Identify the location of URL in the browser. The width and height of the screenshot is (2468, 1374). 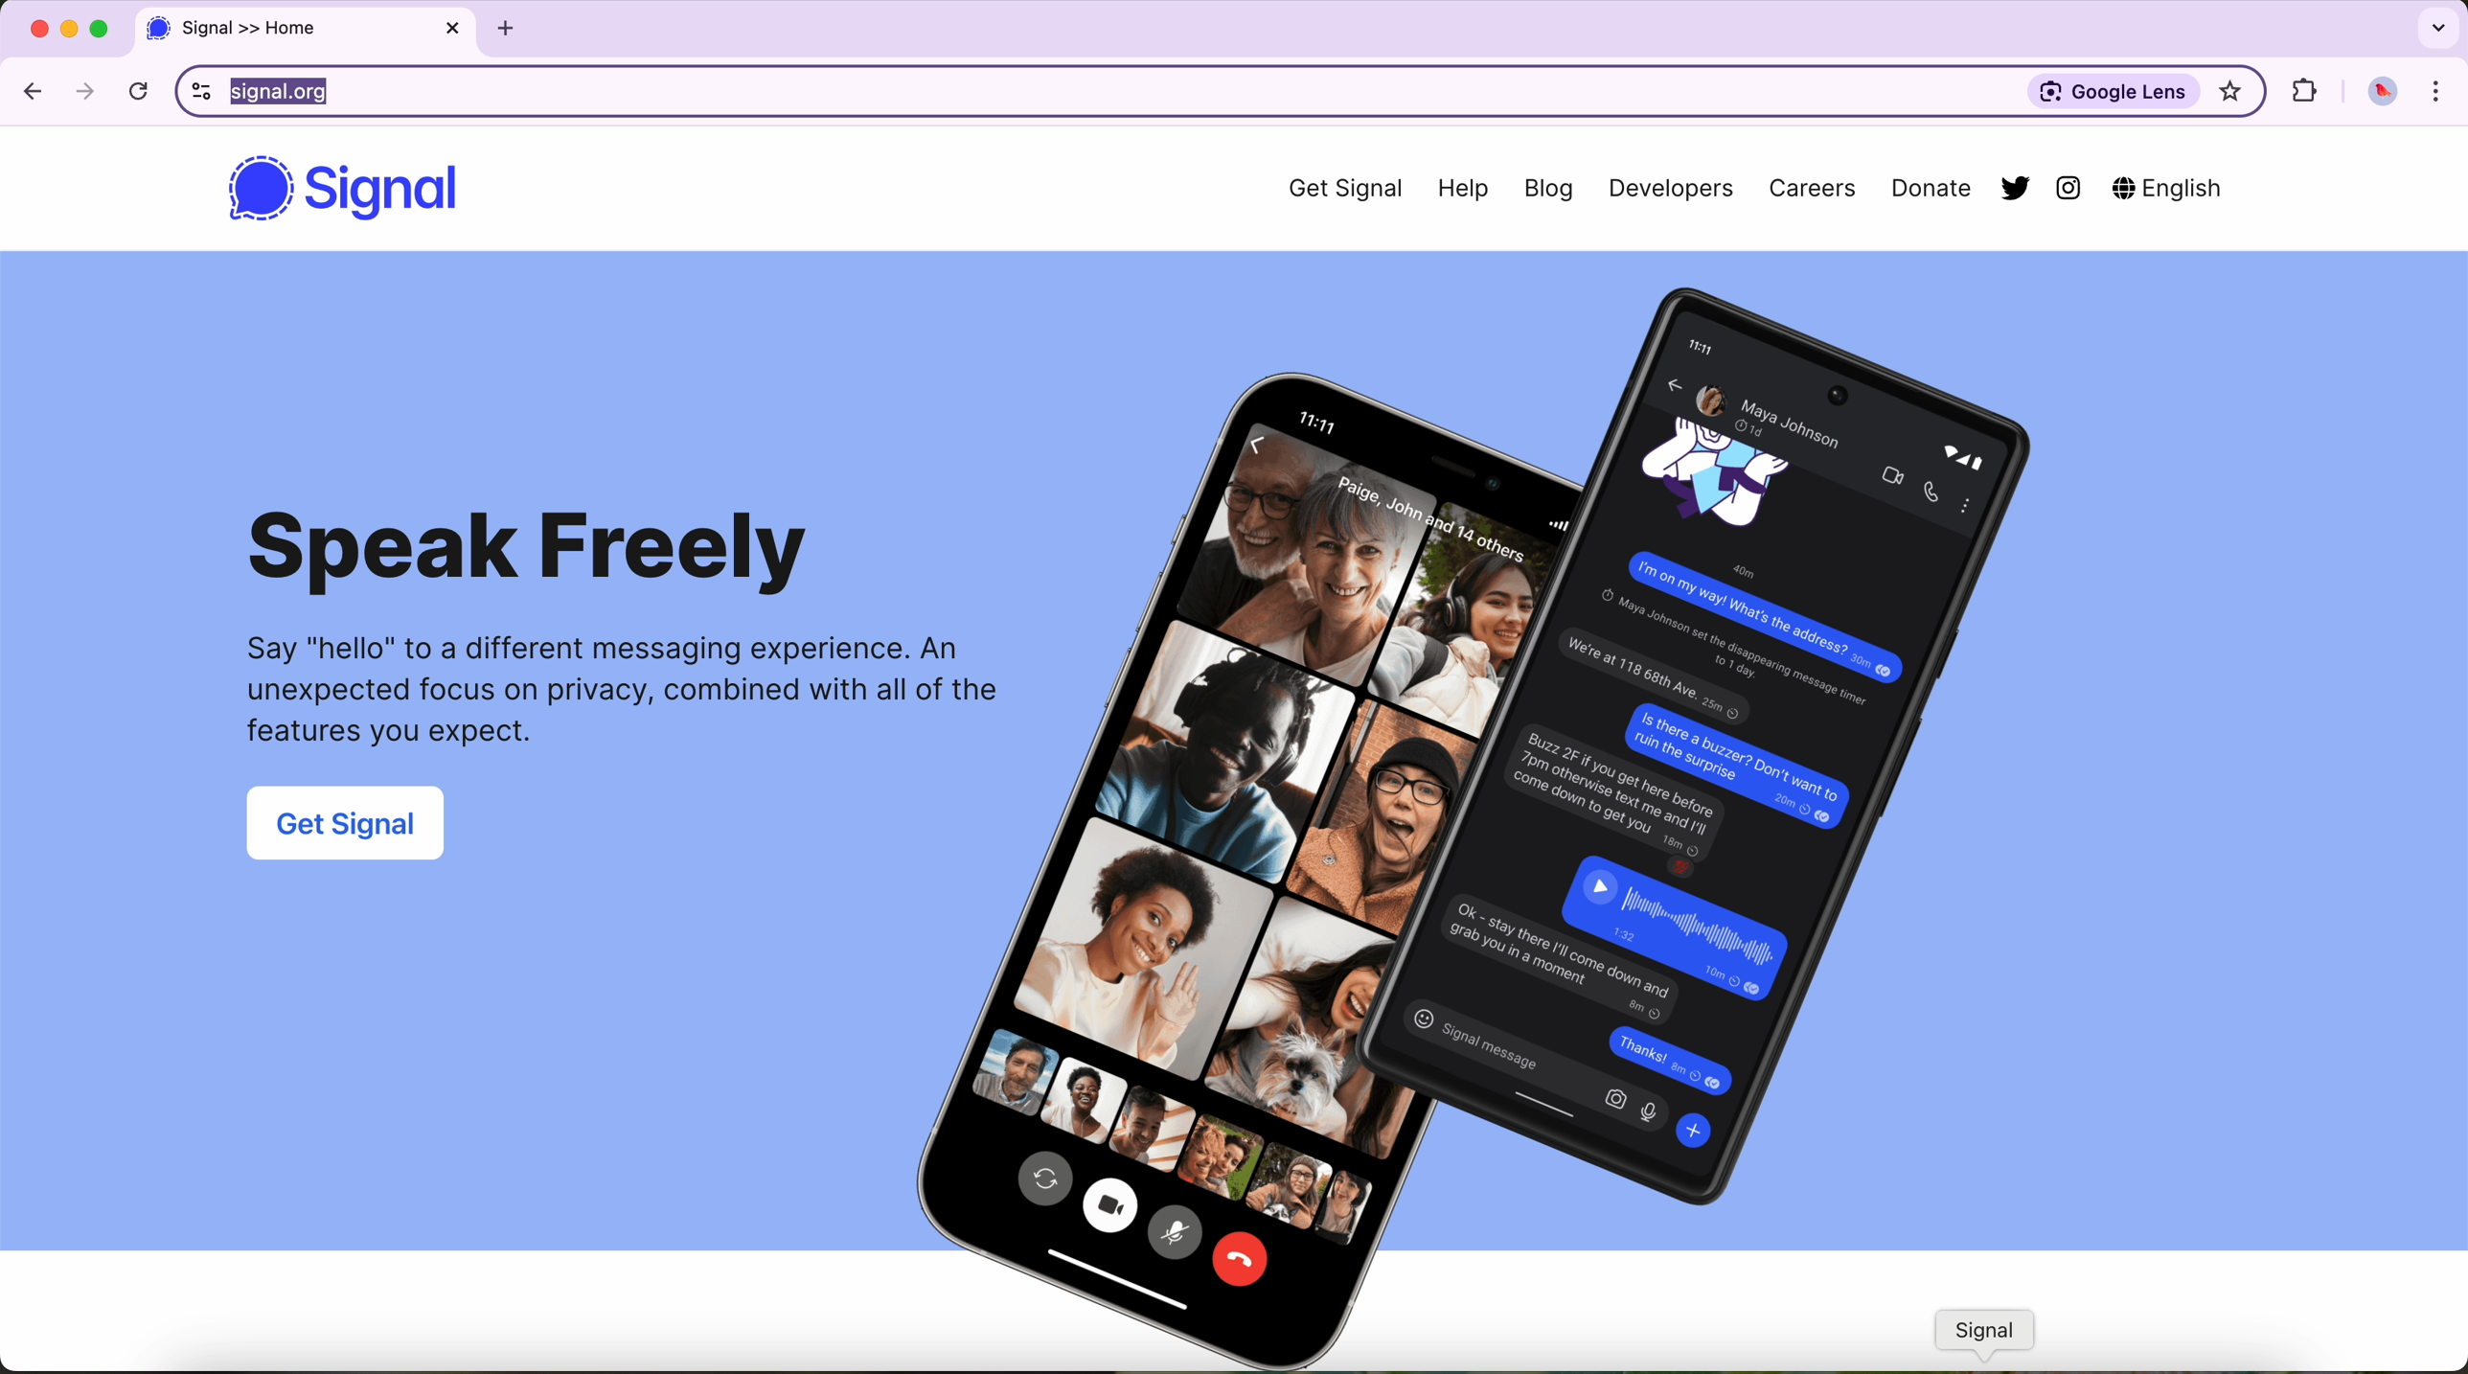
(1065, 91).